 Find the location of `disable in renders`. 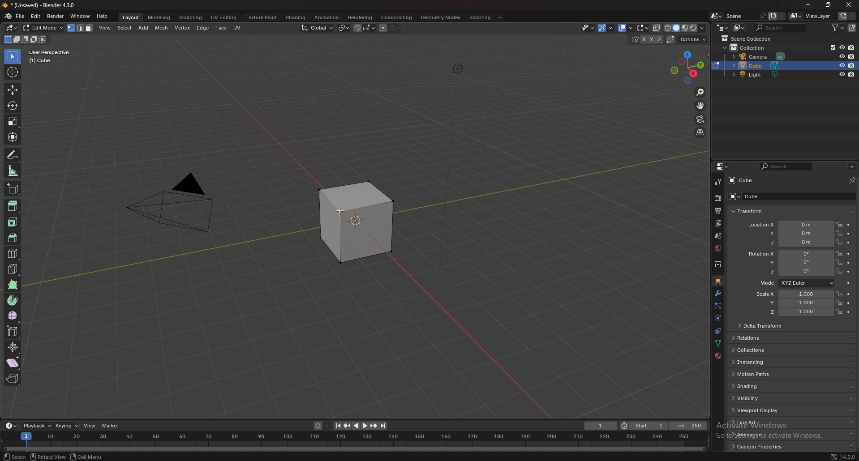

disable in renders is located at coordinates (852, 55).